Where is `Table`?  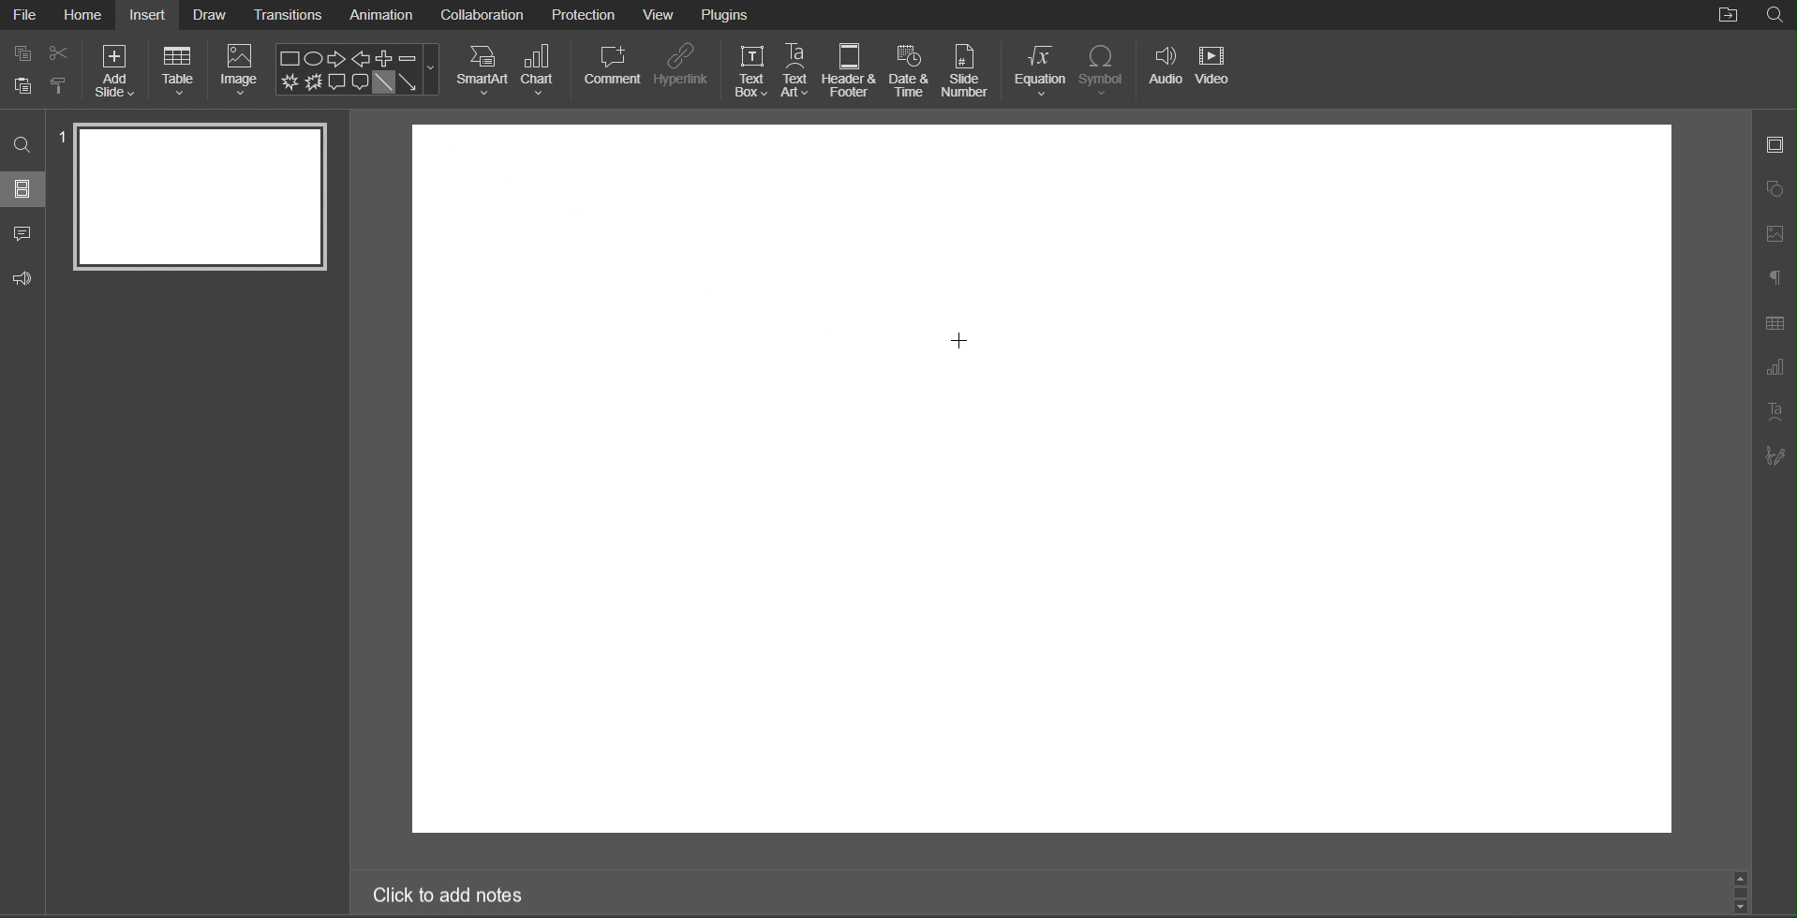 Table is located at coordinates (179, 72).